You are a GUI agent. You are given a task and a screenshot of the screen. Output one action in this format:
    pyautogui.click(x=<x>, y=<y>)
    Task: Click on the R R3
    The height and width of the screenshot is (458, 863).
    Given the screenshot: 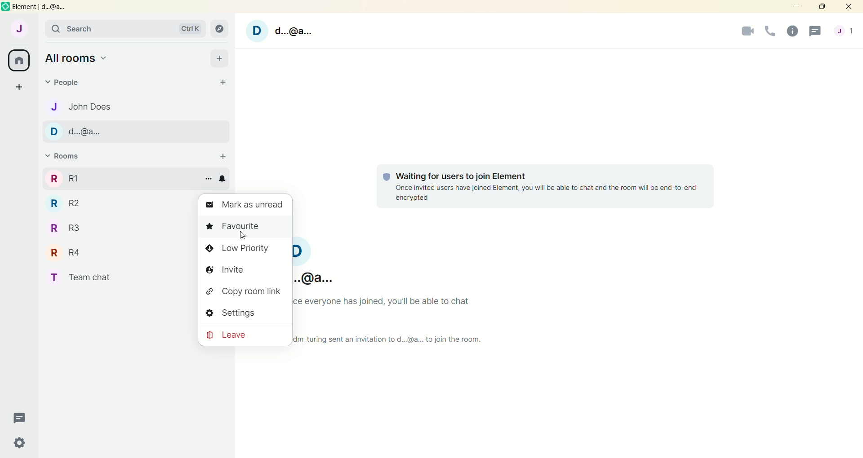 What is the action you would take?
    pyautogui.click(x=71, y=229)
    